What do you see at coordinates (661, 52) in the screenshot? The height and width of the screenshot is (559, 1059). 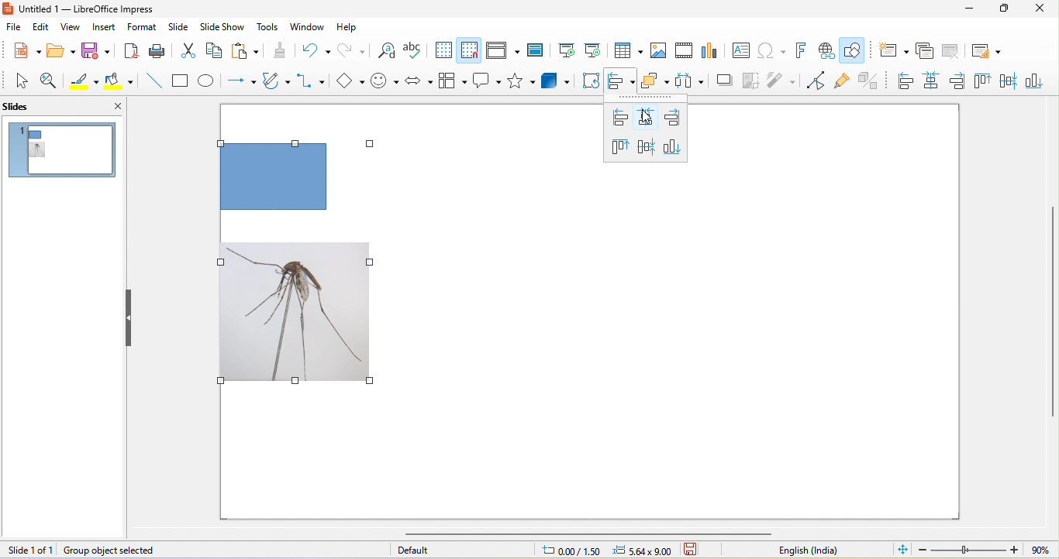 I see `image` at bounding box center [661, 52].